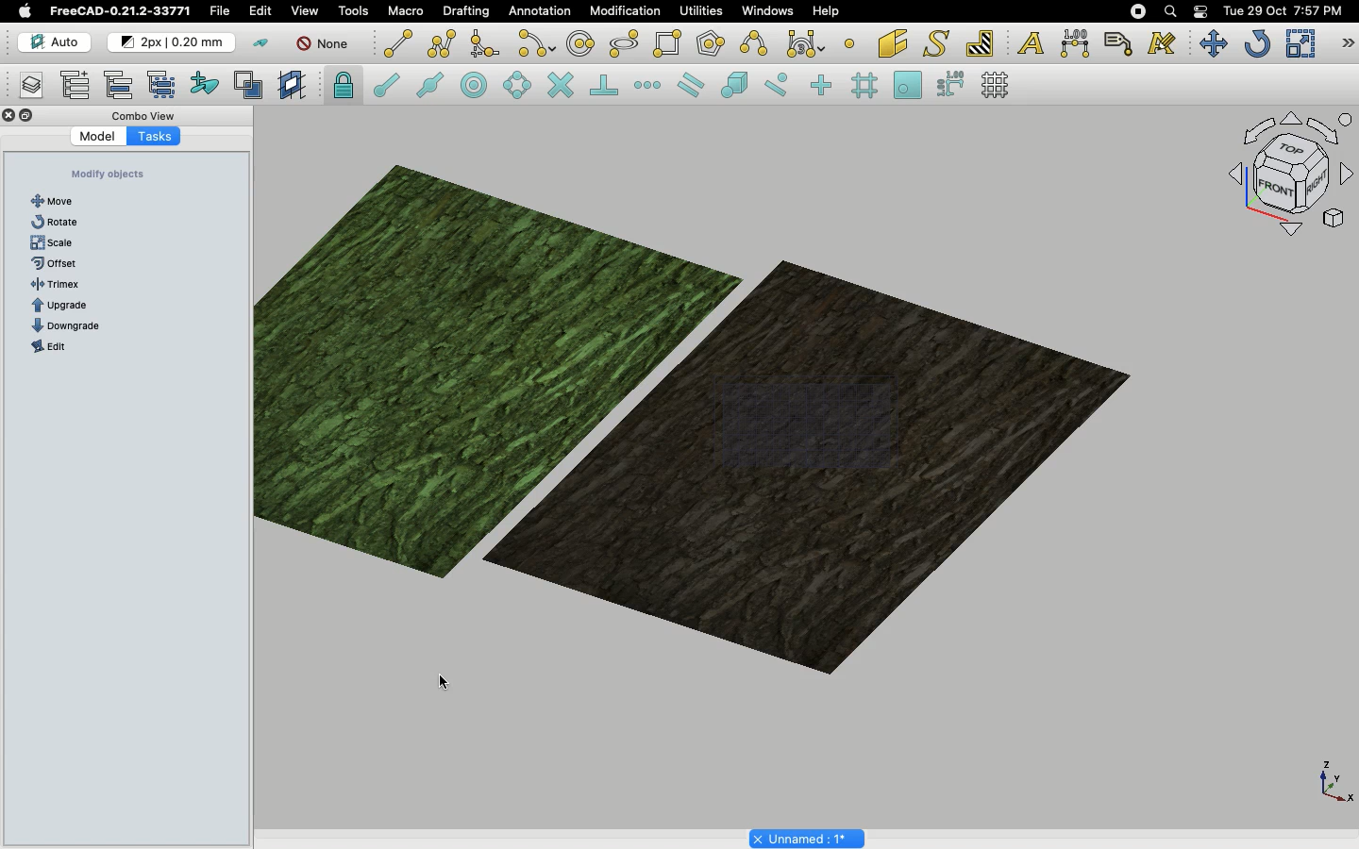  What do you see at coordinates (809, 837) in the screenshot?
I see `Project name` at bounding box center [809, 837].